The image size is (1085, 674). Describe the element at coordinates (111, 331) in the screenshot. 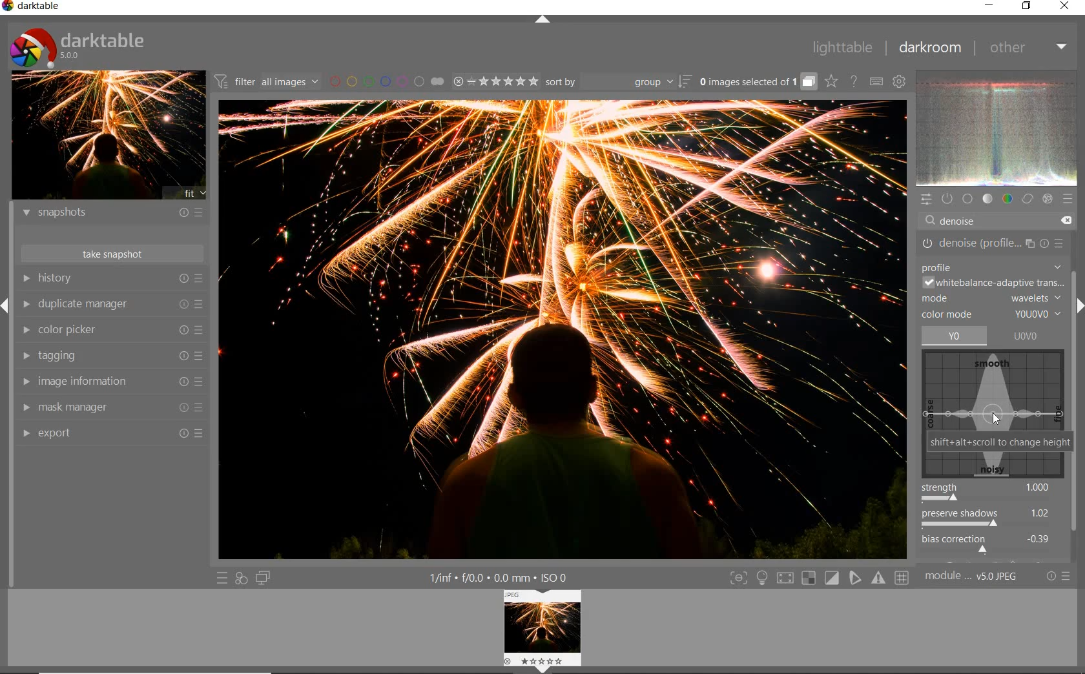

I see `color picker` at that location.